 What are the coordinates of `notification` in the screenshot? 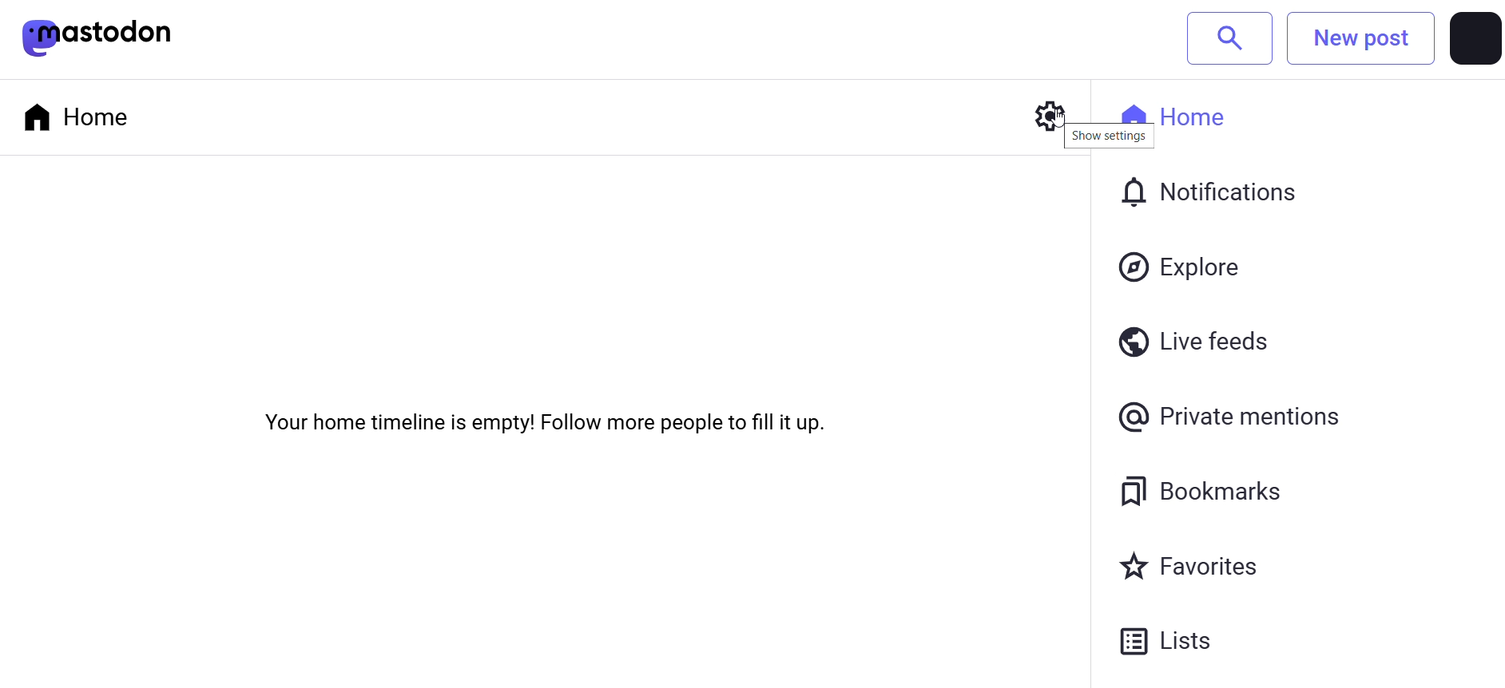 It's located at (1213, 196).